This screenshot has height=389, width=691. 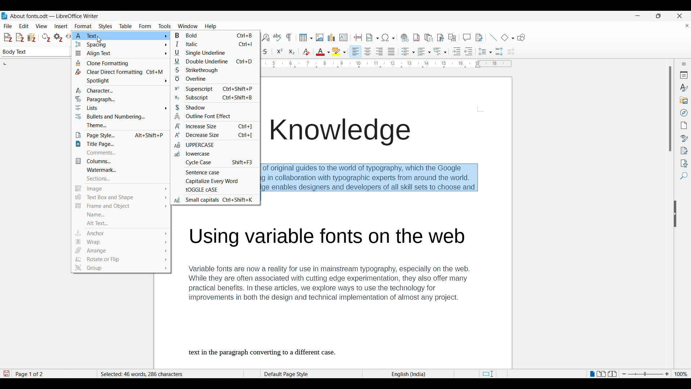 What do you see at coordinates (348, 133) in the screenshot?
I see `Font knowledge` at bounding box center [348, 133].